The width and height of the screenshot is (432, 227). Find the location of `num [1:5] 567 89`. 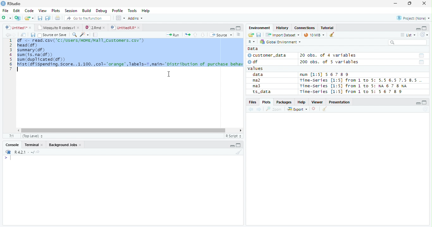

num [1:5] 567 89 is located at coordinates (324, 75).